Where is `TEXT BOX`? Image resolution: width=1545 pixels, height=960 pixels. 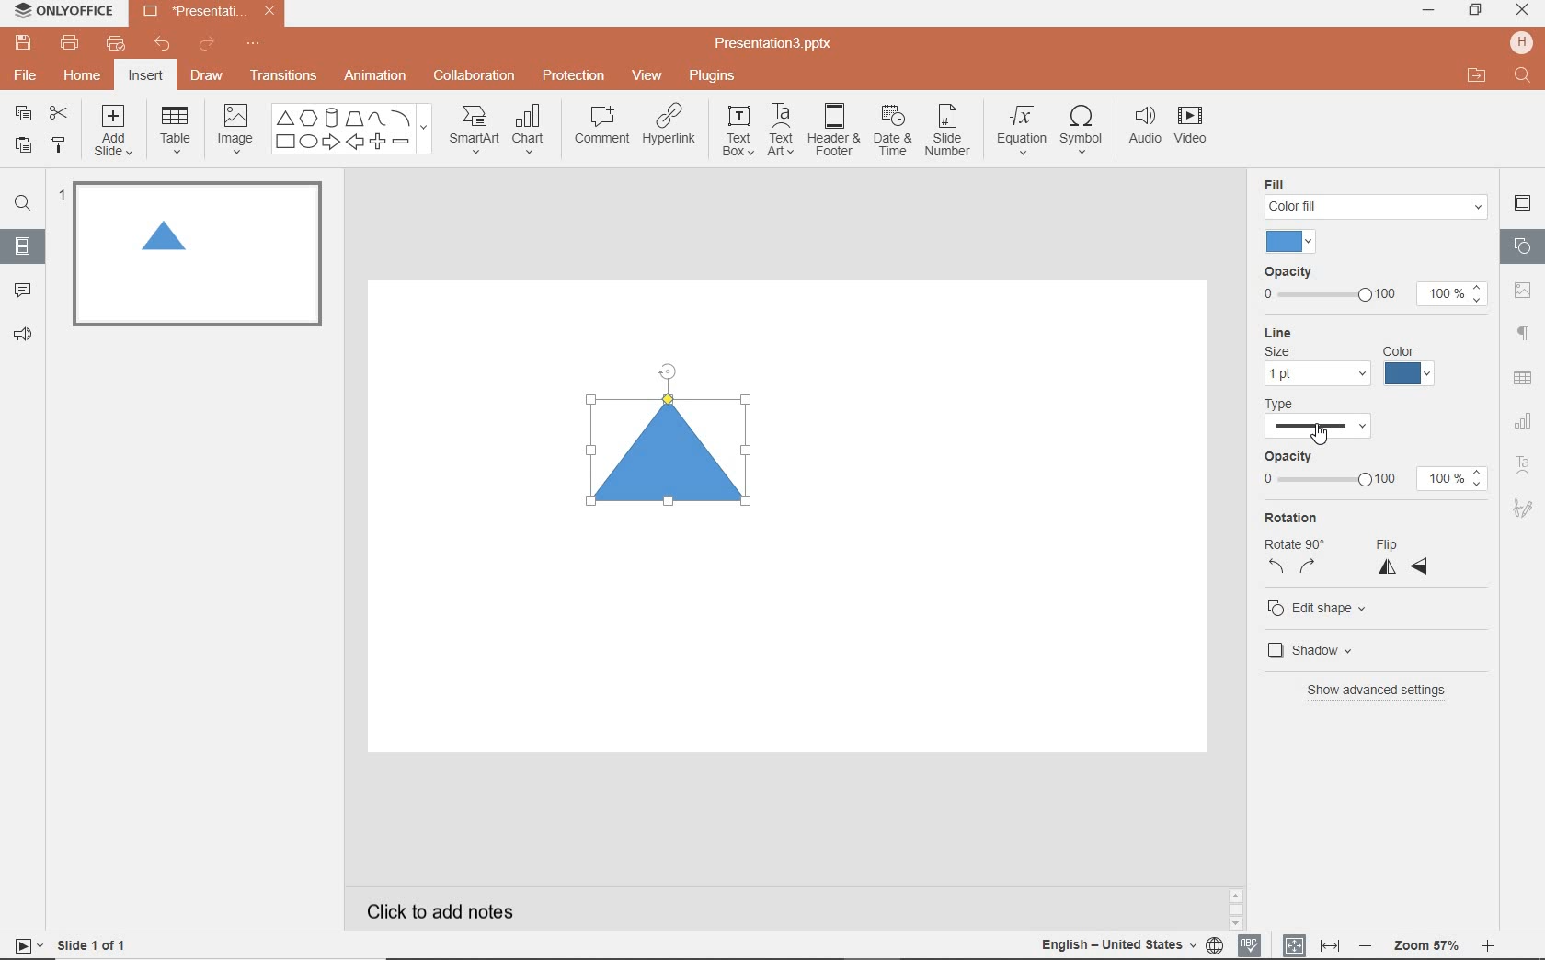 TEXT BOX is located at coordinates (737, 131).